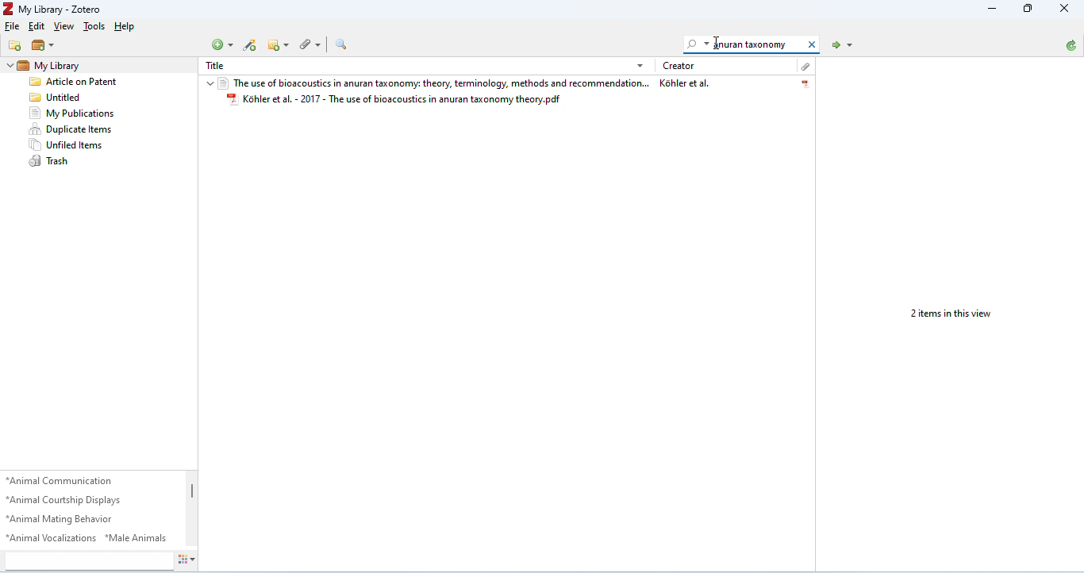 Image resolution: width=1084 pixels, height=573 pixels. I want to click on New Item, so click(222, 44).